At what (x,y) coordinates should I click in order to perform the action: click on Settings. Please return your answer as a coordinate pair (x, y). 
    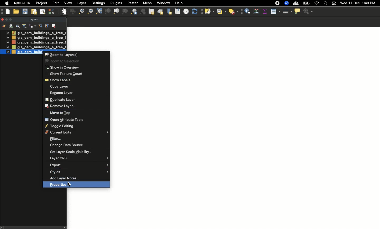
    Looking at the image, I should click on (309, 12).